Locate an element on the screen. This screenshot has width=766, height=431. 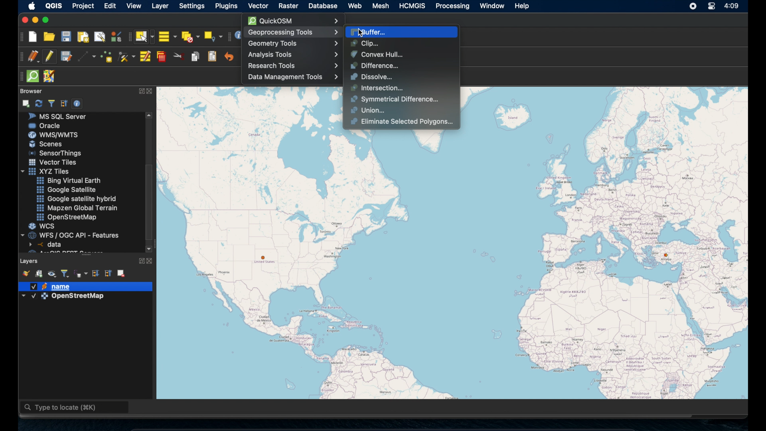
edit is located at coordinates (111, 6).